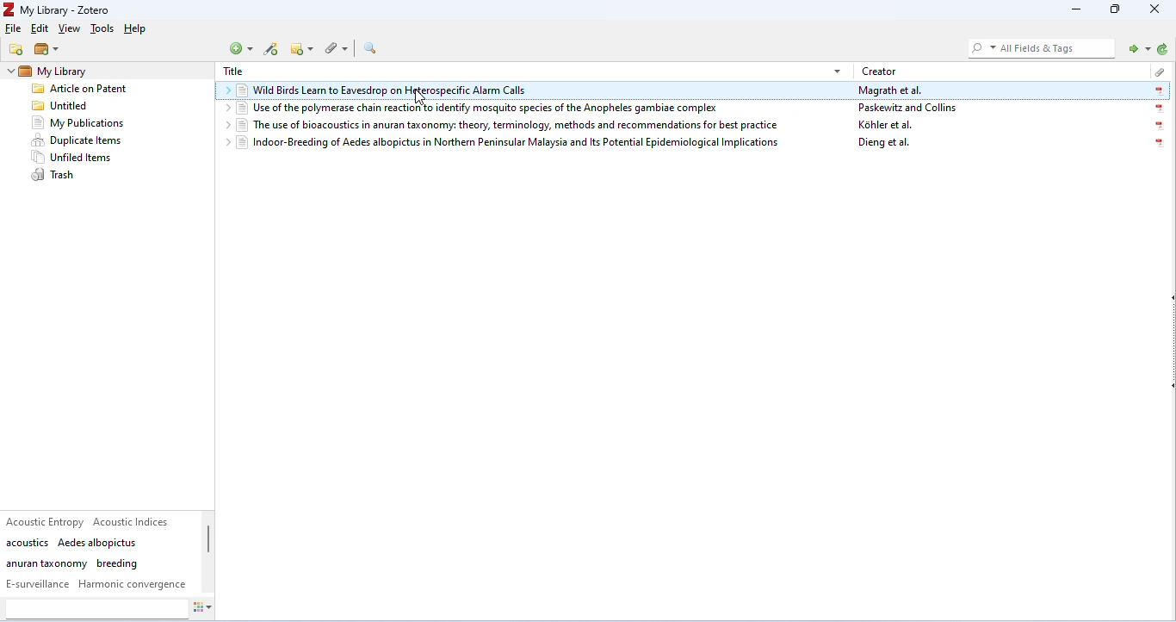 This screenshot has height=622, width=1176. I want to click on My Library - Zotero, so click(59, 10).